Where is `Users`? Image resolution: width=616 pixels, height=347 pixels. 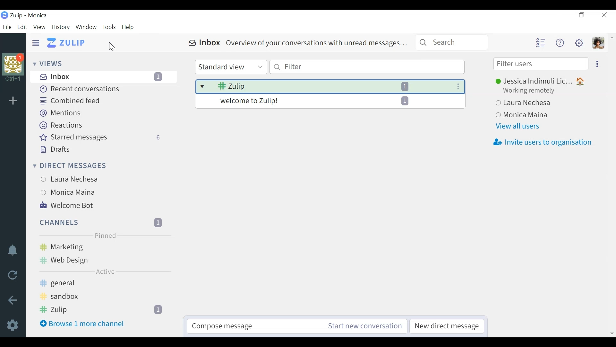 Users is located at coordinates (541, 102).